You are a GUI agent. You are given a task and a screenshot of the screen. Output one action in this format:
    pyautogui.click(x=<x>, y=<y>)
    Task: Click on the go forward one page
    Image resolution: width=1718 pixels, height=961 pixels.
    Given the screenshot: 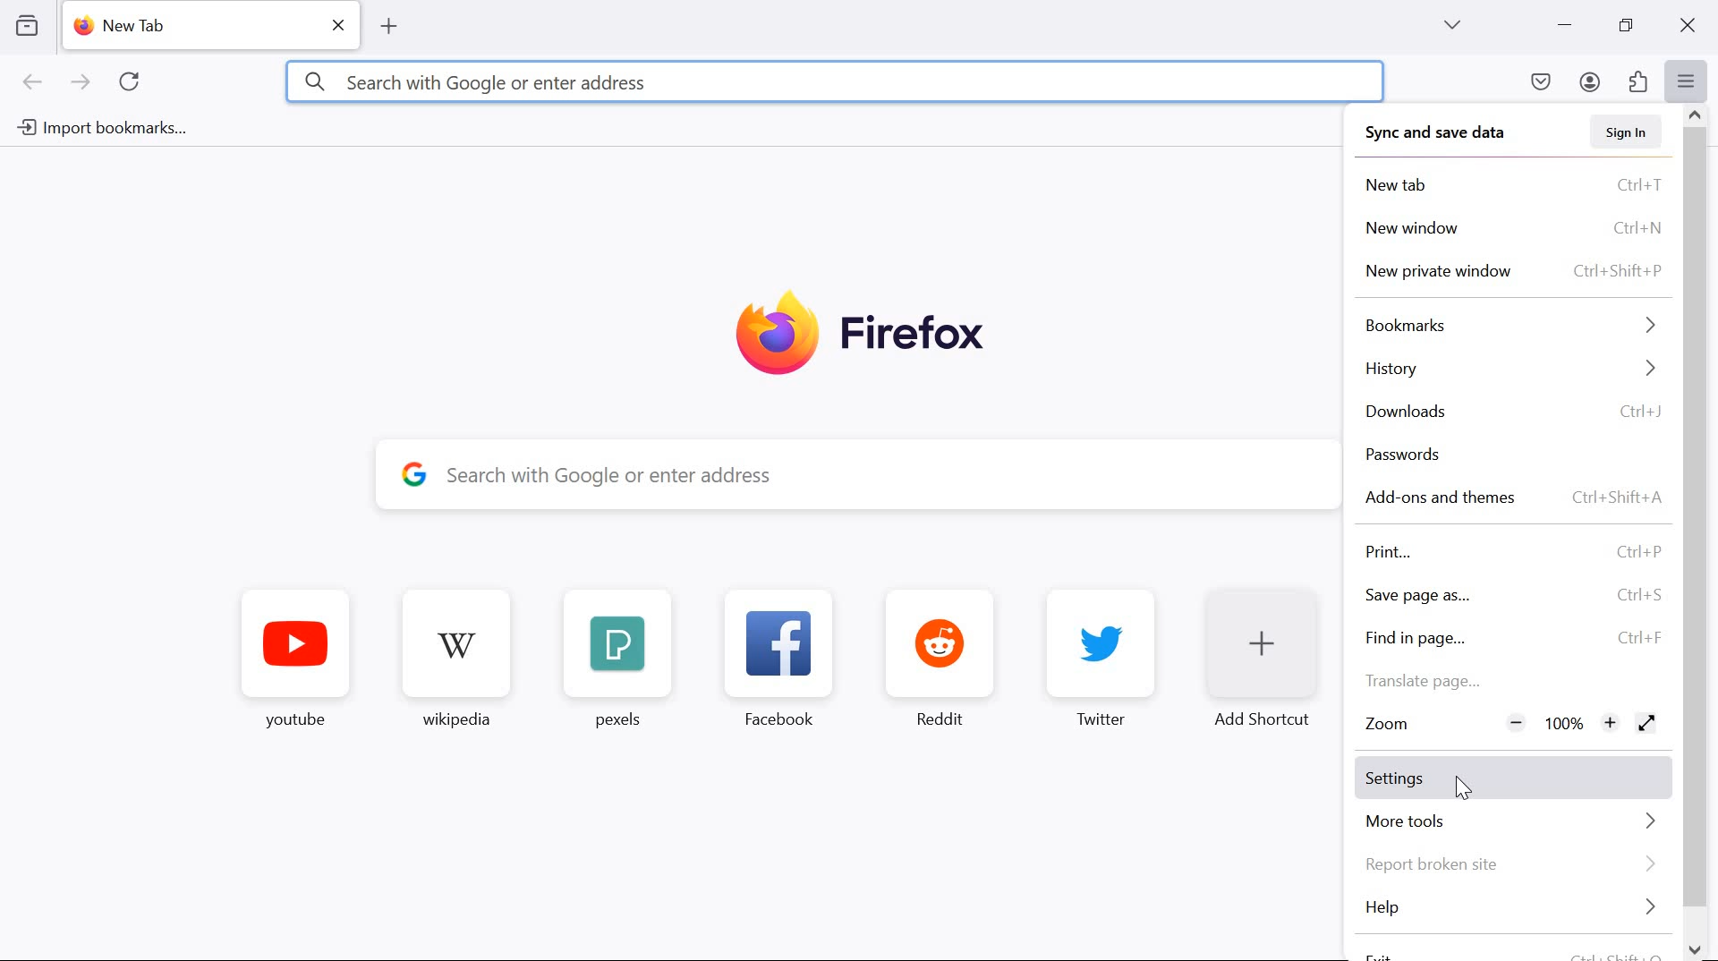 What is the action you would take?
    pyautogui.click(x=83, y=83)
    